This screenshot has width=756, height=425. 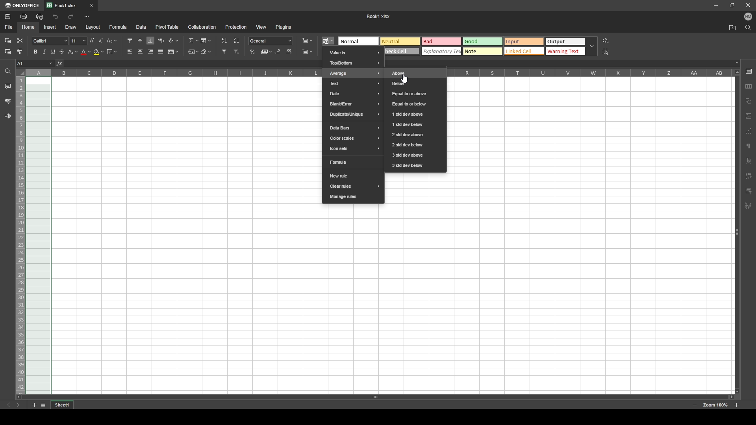 What do you see at coordinates (151, 52) in the screenshot?
I see `align right` at bounding box center [151, 52].